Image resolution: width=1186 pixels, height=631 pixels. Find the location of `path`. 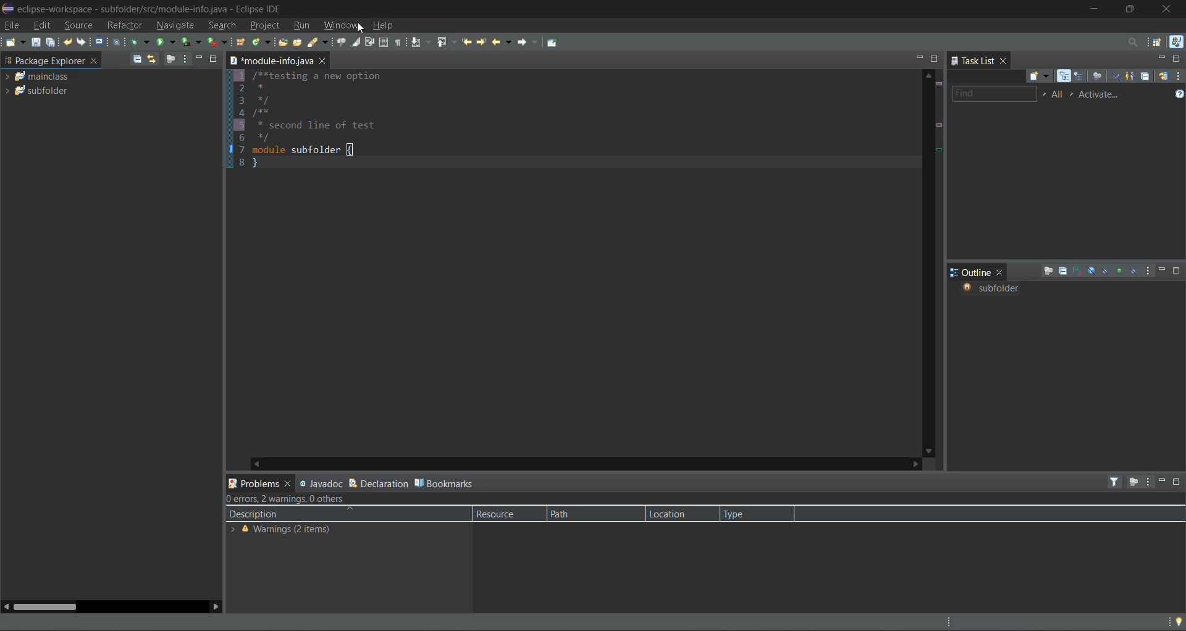

path is located at coordinates (563, 513).